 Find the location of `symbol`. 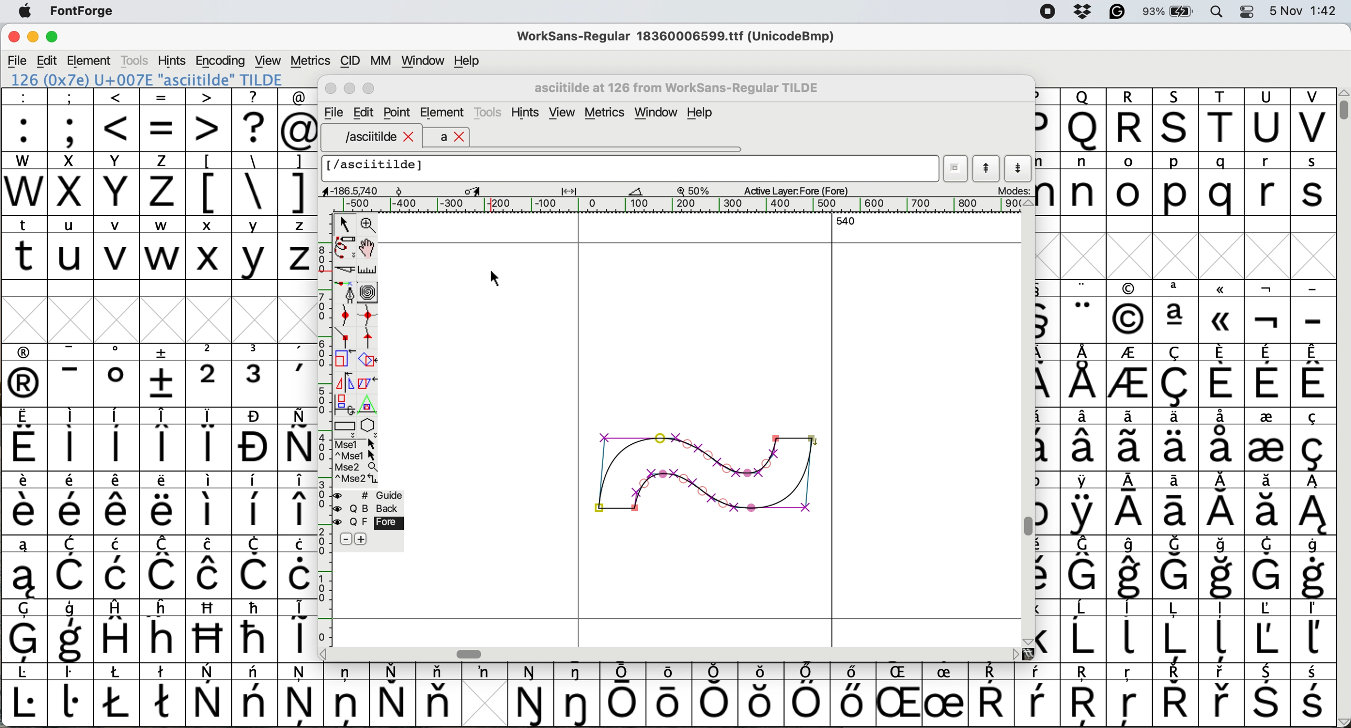

symbol is located at coordinates (1313, 504).